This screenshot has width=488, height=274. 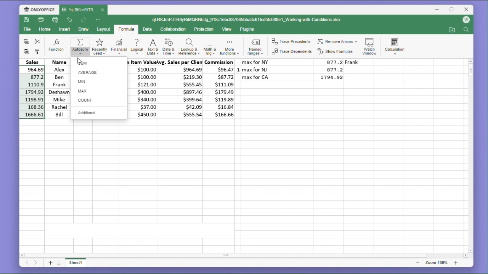 I want to click on date & time, so click(x=169, y=47).